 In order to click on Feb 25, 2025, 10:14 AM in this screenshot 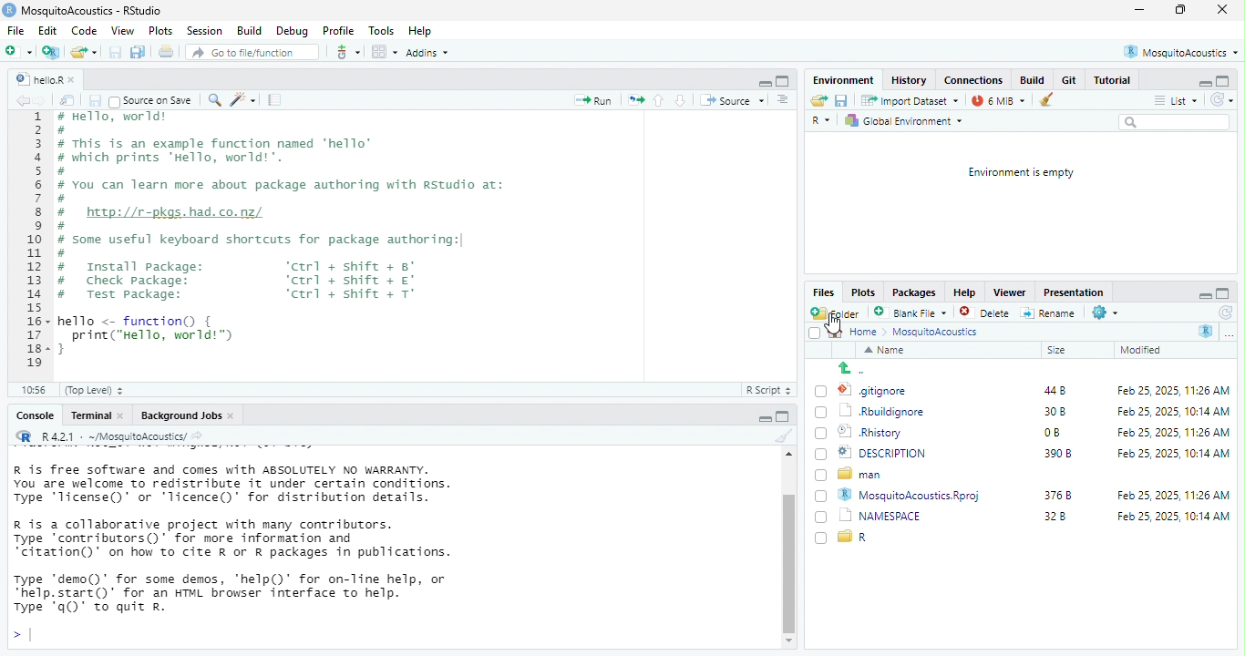, I will do `click(1172, 453)`.